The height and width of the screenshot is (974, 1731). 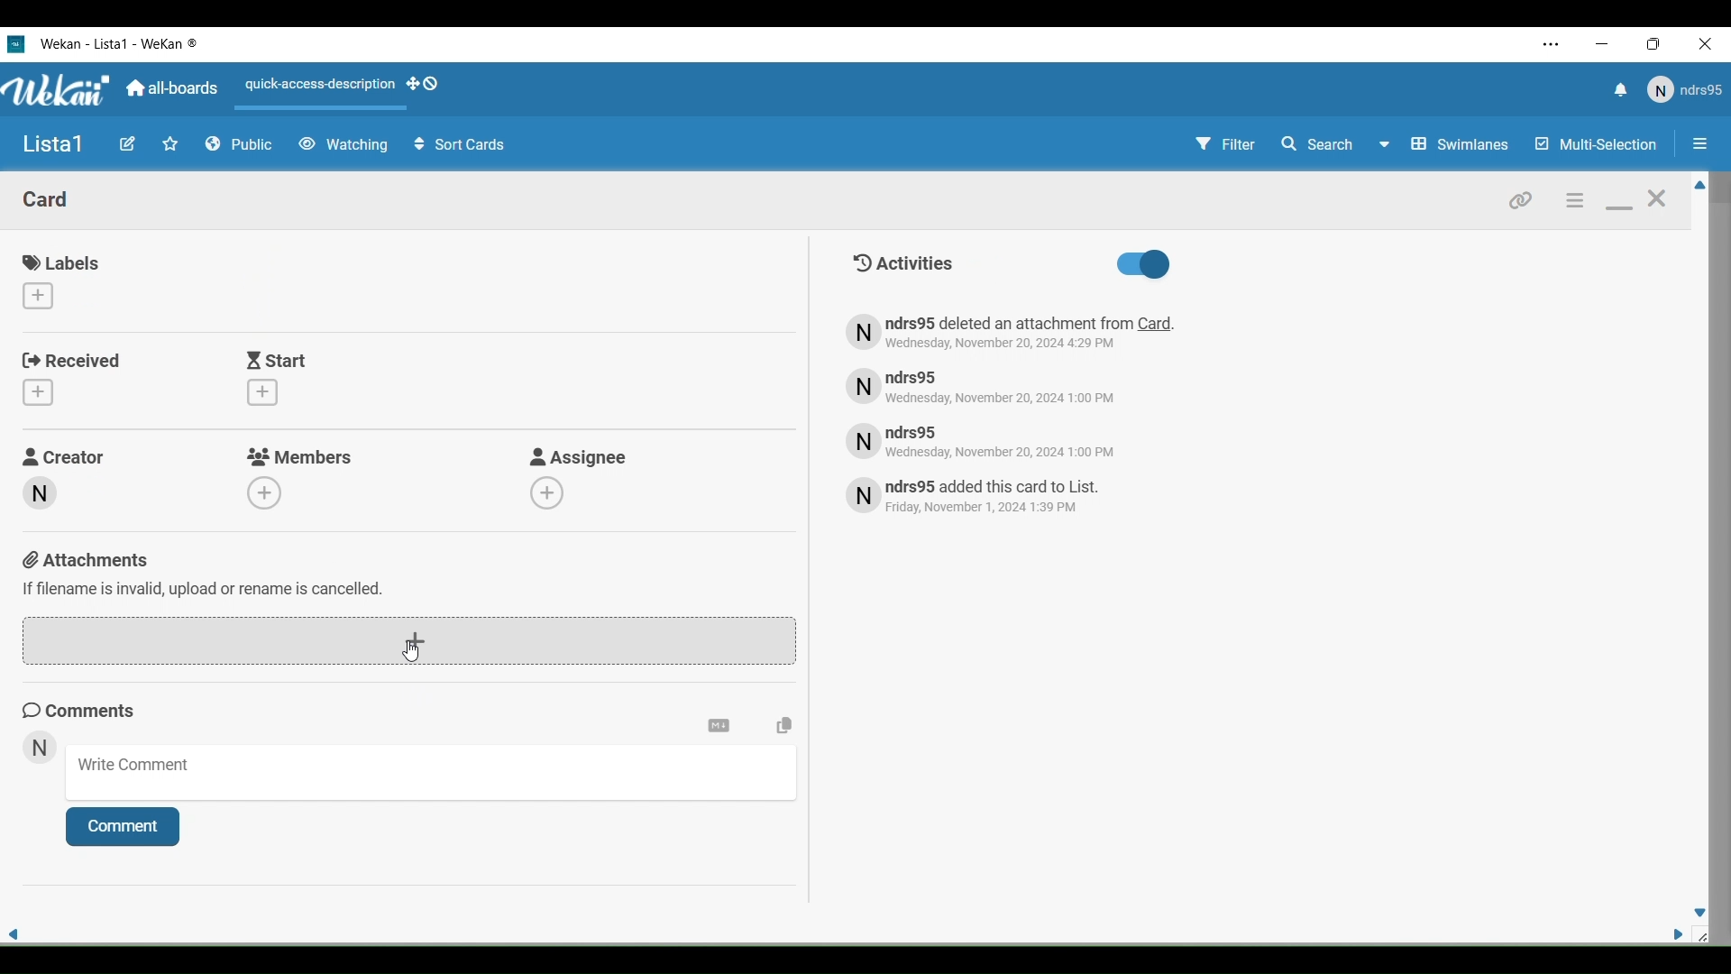 I want to click on Close, so click(x=1657, y=204).